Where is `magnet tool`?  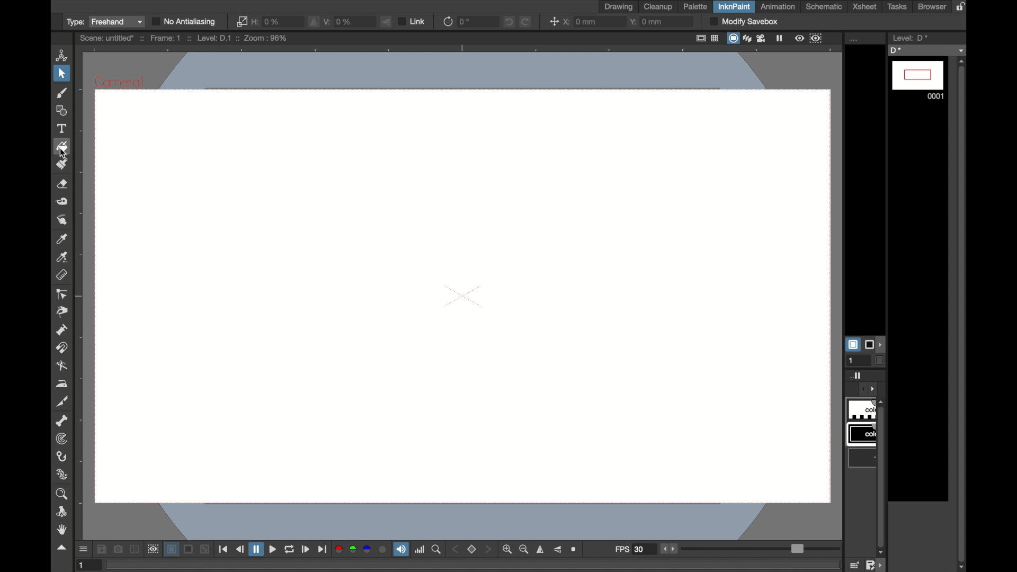
magnet tool is located at coordinates (61, 348).